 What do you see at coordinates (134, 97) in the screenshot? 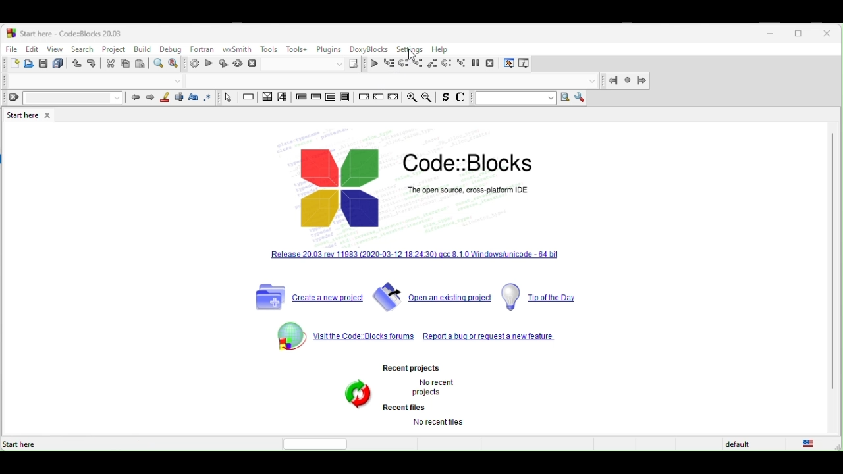
I see `prev` at bounding box center [134, 97].